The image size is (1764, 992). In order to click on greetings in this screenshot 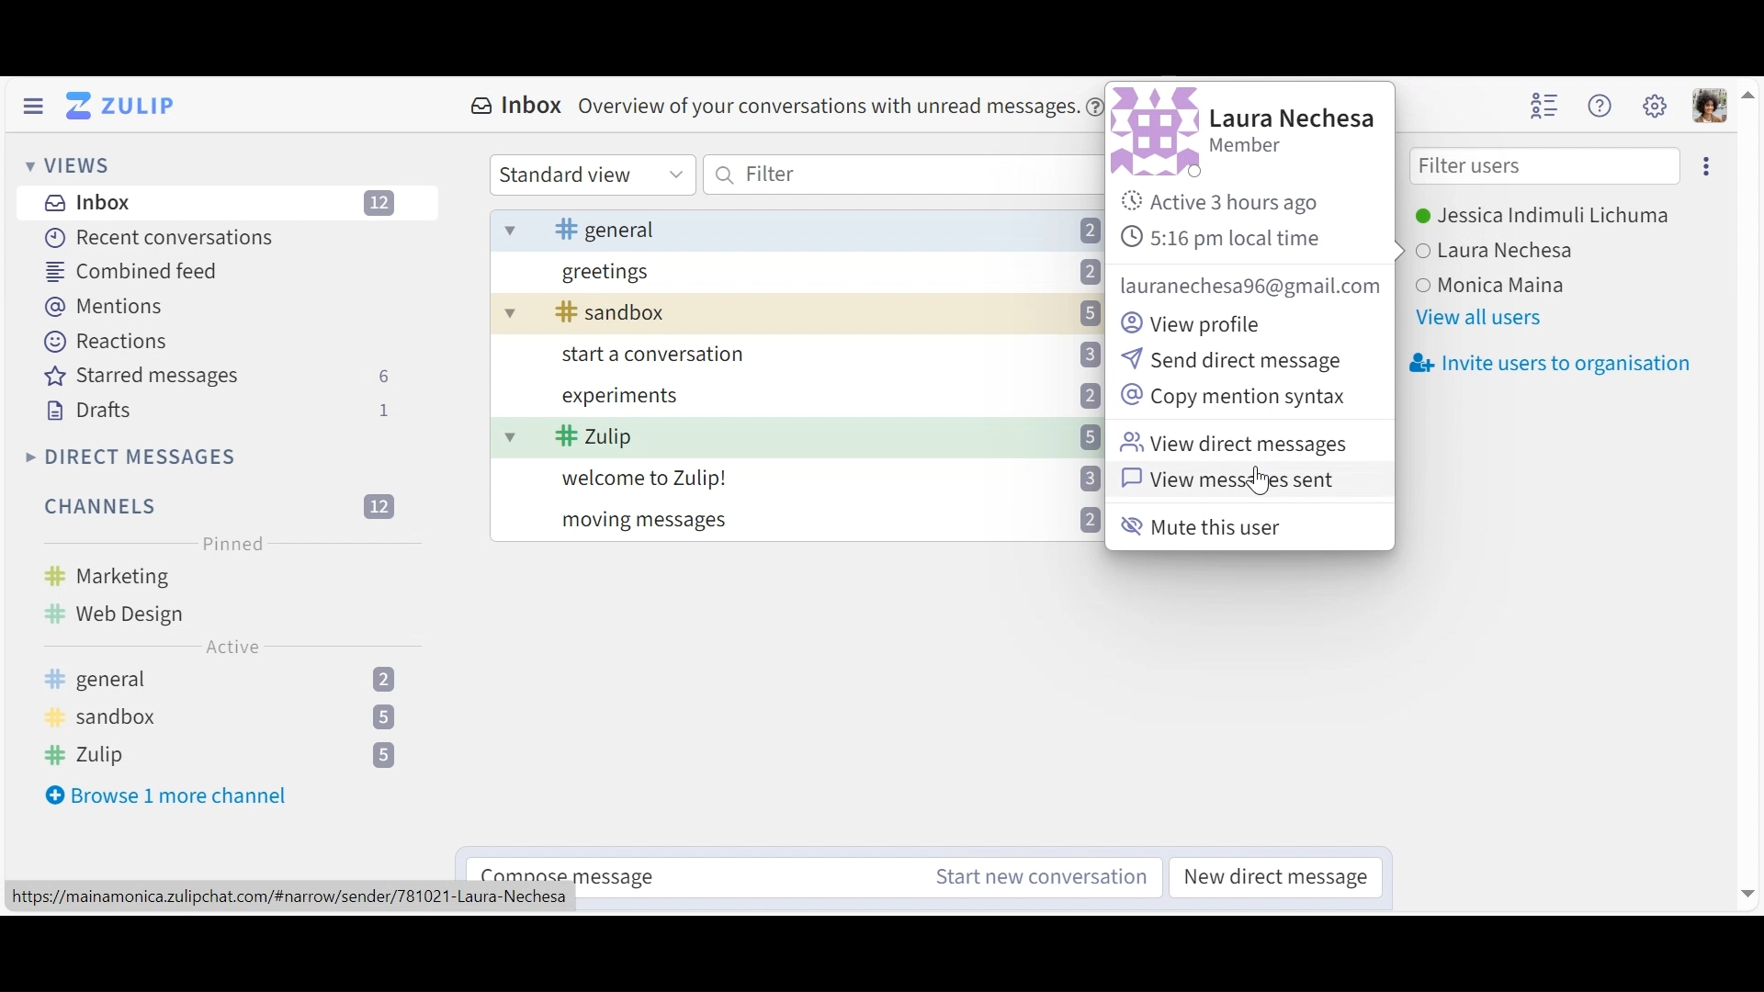, I will do `click(828, 270)`.